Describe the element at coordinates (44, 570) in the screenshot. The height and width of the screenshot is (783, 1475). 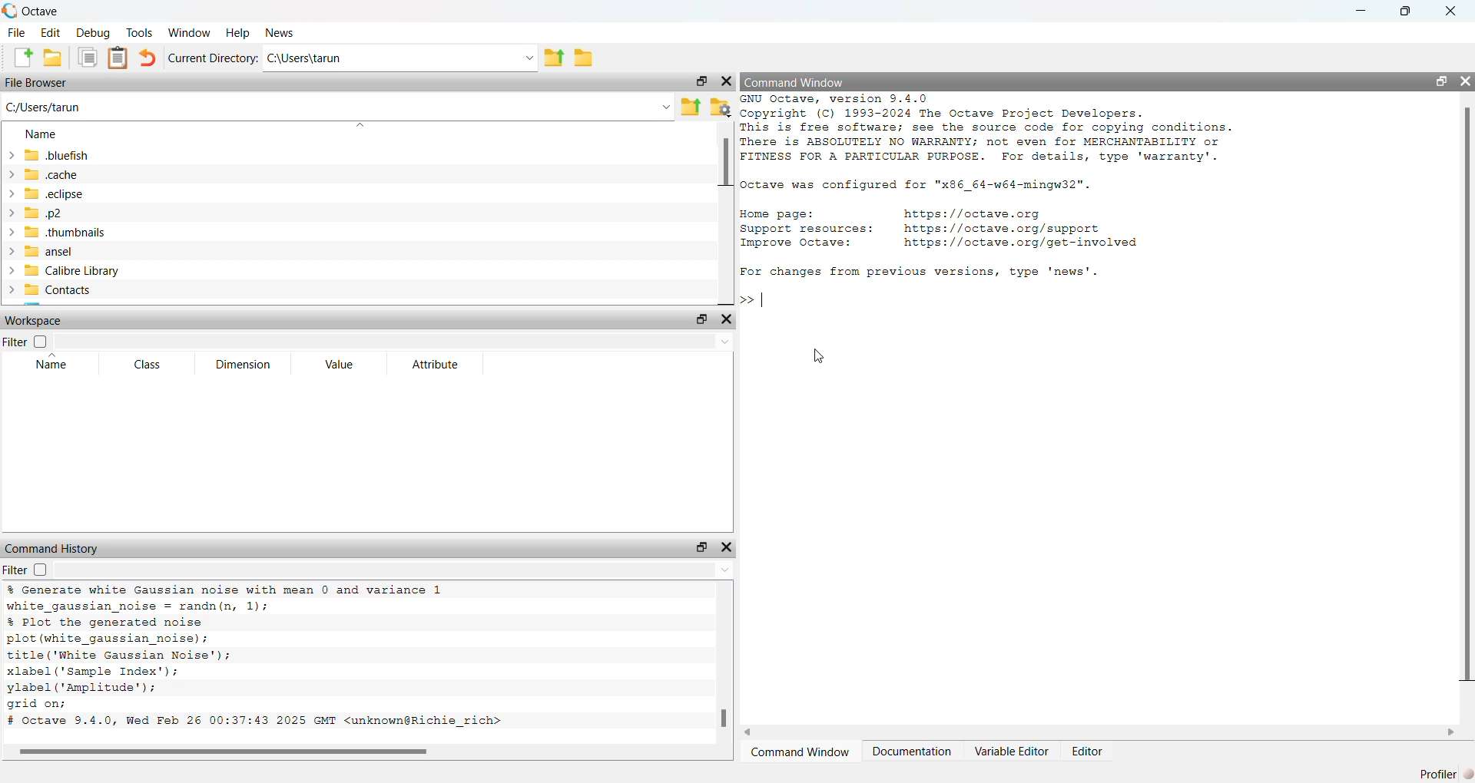
I see `checkbox` at that location.